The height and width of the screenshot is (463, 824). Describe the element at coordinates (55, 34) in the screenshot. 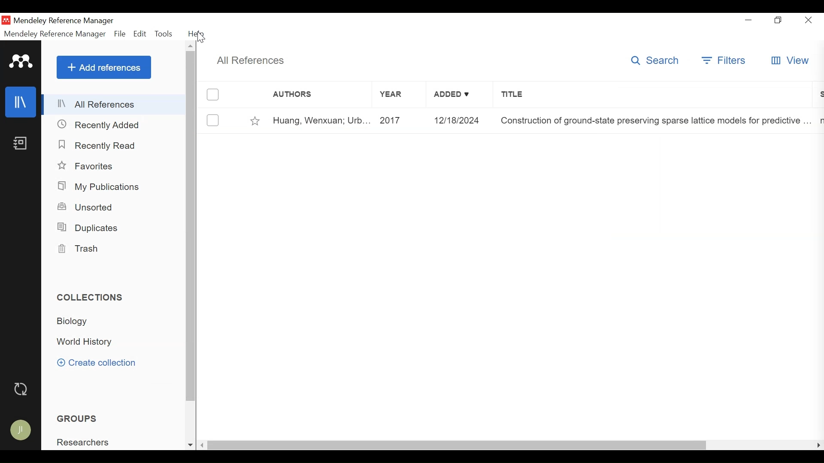

I see `Mendeley Reference Manager` at that location.